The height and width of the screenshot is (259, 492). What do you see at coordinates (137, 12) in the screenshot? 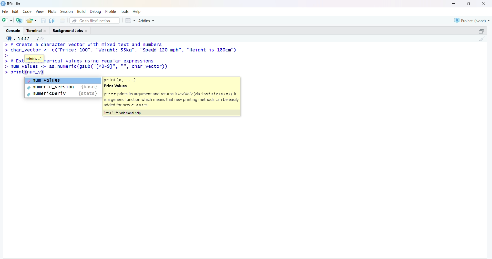
I see `help` at bounding box center [137, 12].